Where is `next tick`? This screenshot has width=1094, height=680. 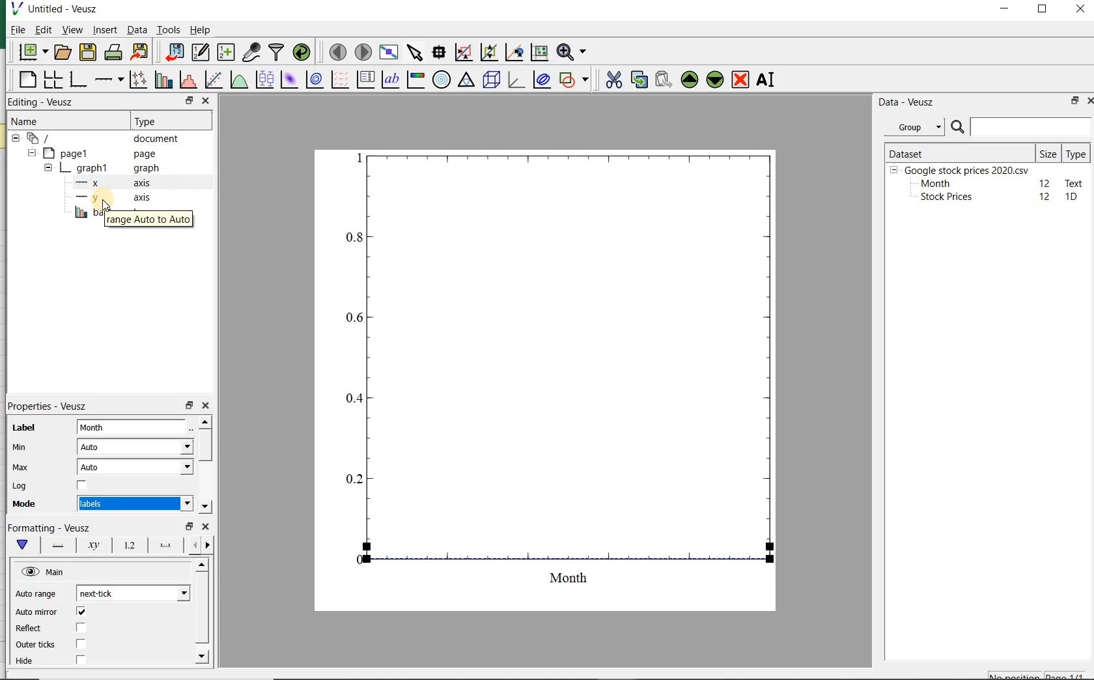 next tick is located at coordinates (131, 593).